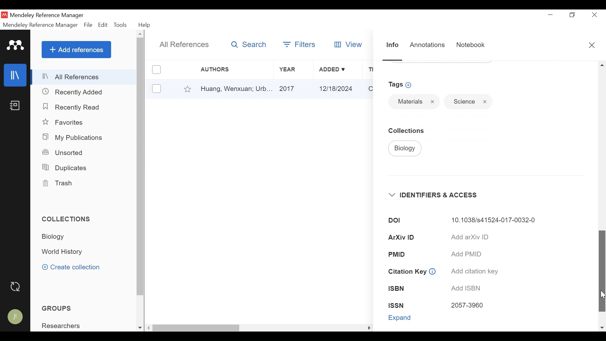 The width and height of the screenshot is (606, 341). I want to click on Add References, so click(76, 50).